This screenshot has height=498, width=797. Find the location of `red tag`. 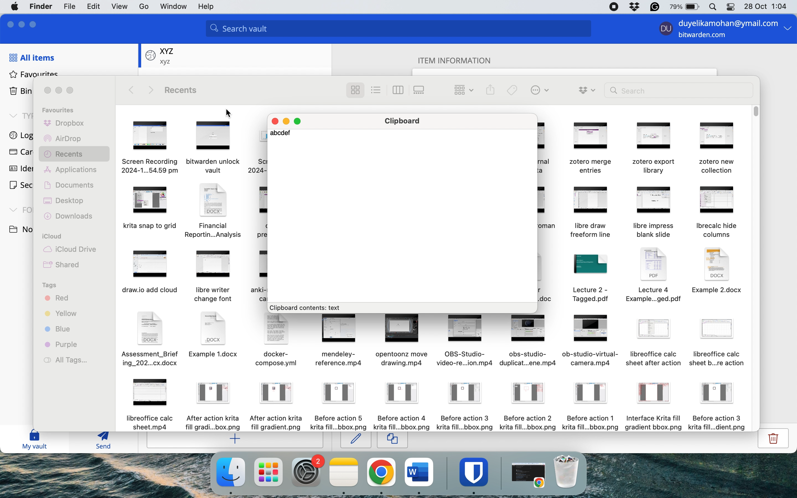

red tag is located at coordinates (57, 299).